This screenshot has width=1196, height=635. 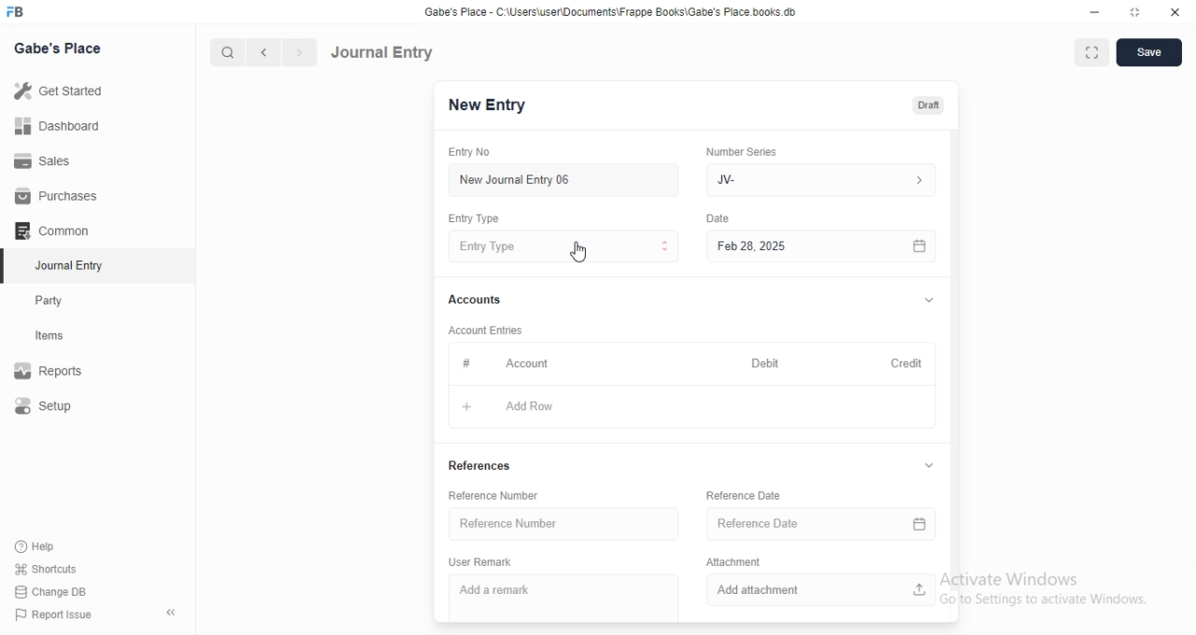 I want to click on collapse, so click(x=928, y=302).